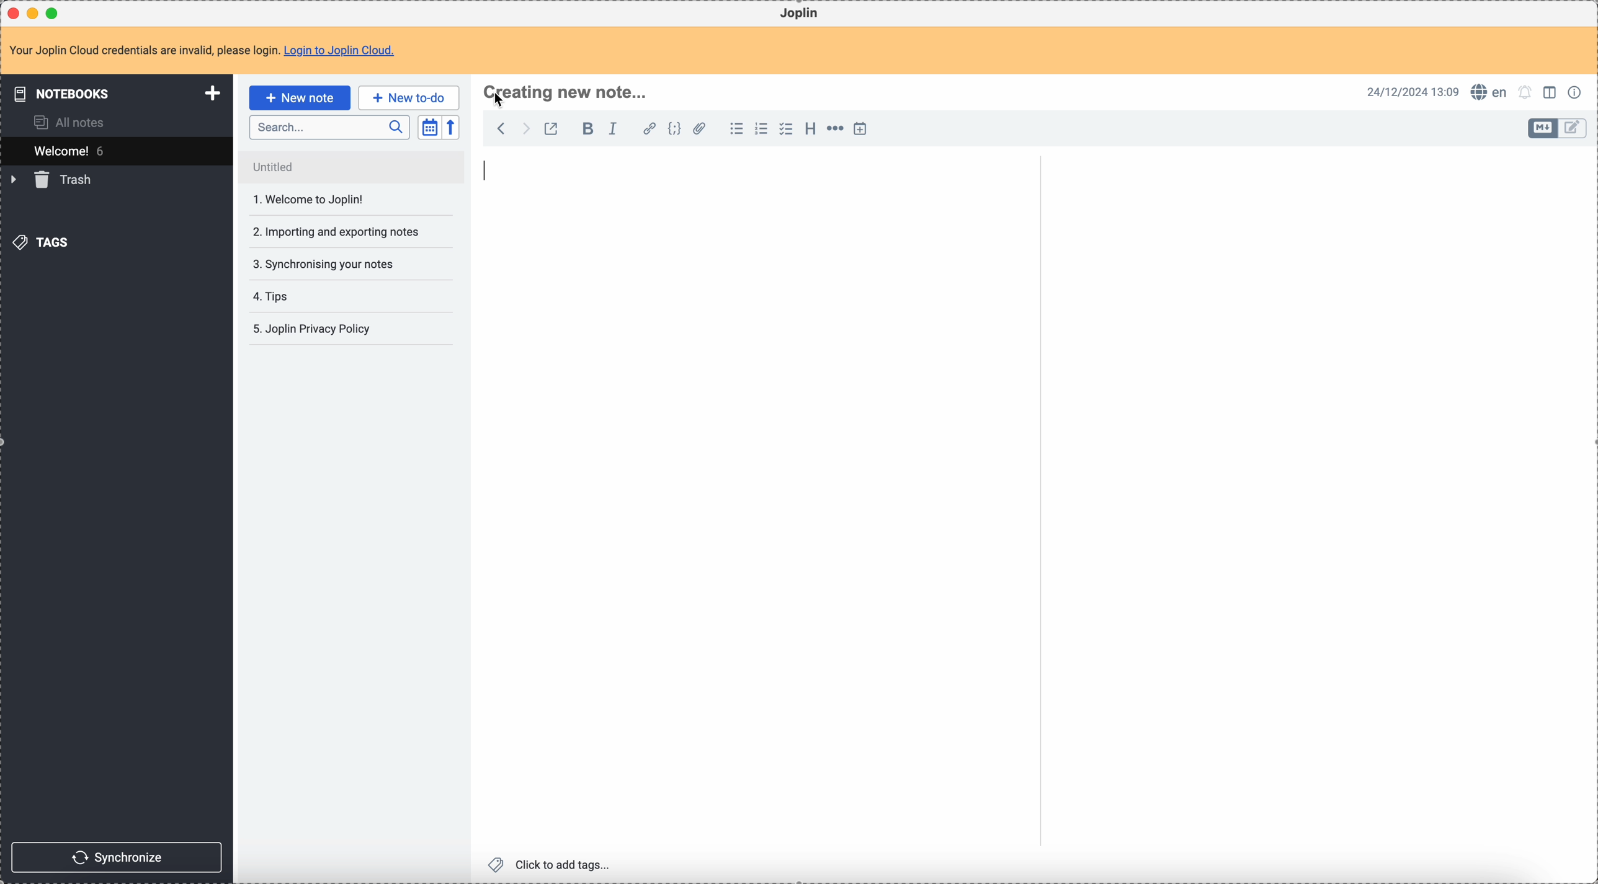 The image size is (1598, 884). What do you see at coordinates (524, 129) in the screenshot?
I see `foward` at bounding box center [524, 129].